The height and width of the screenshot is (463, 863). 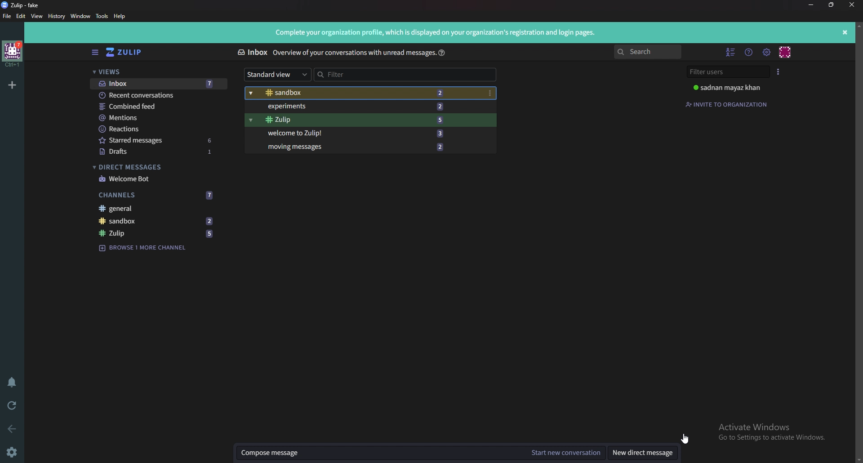 What do you see at coordinates (378, 453) in the screenshot?
I see `Compose message` at bounding box center [378, 453].